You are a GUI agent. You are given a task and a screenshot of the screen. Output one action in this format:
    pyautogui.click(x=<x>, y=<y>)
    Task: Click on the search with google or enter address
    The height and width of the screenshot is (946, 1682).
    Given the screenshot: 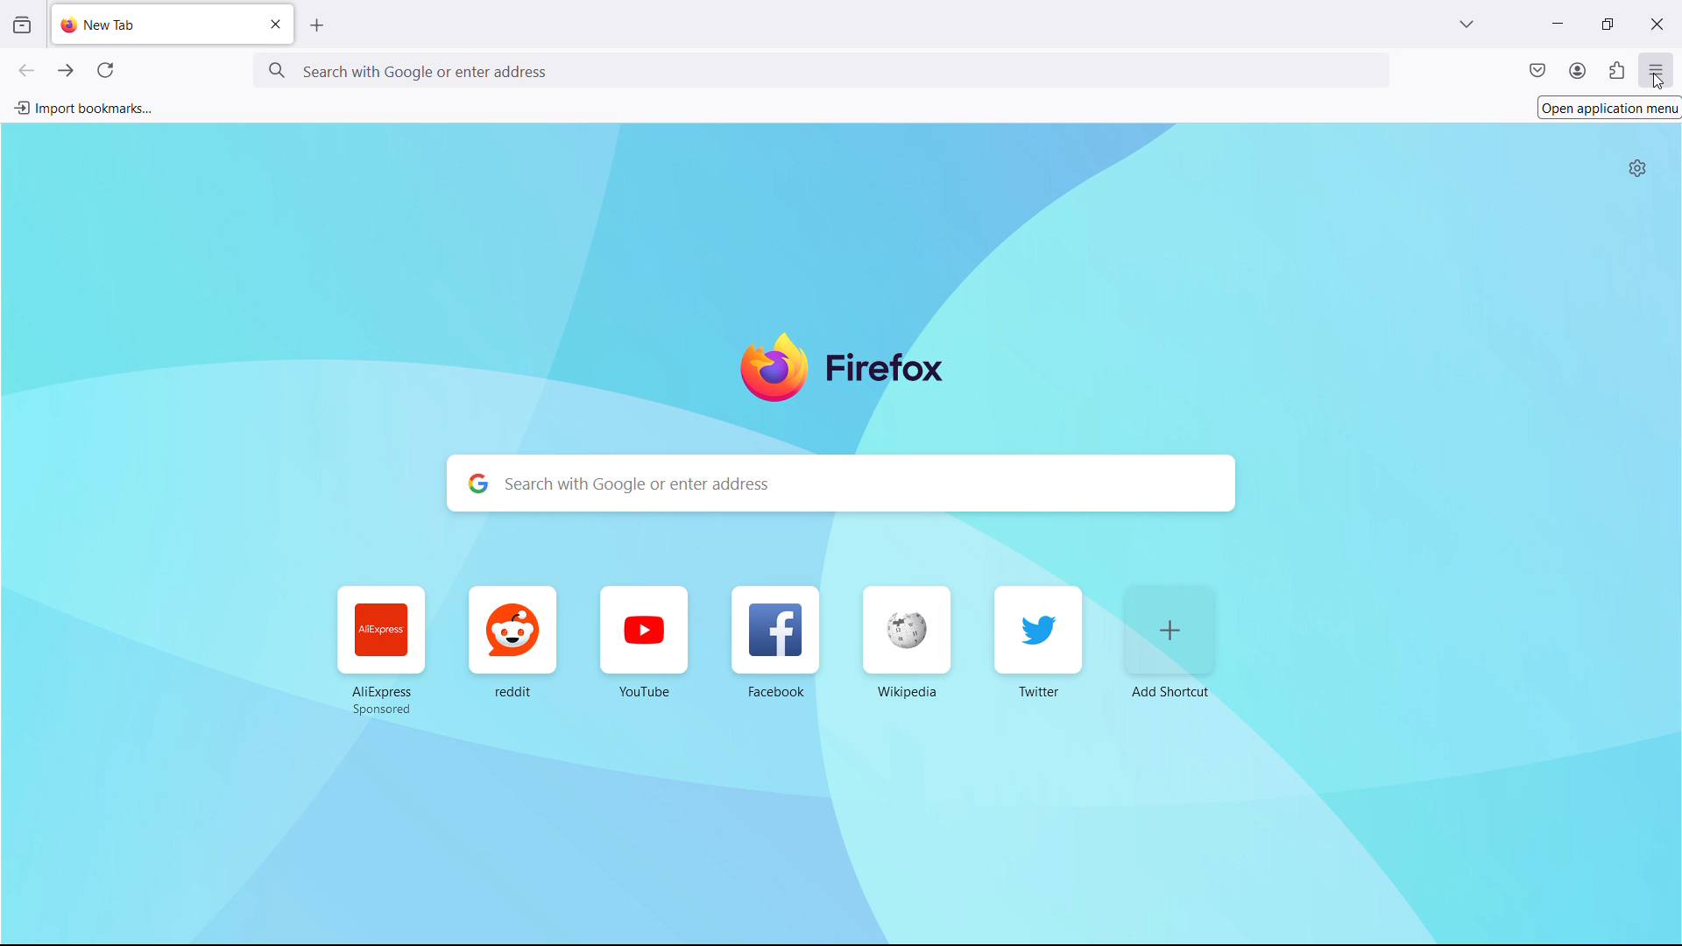 What is the action you would take?
    pyautogui.click(x=820, y=69)
    